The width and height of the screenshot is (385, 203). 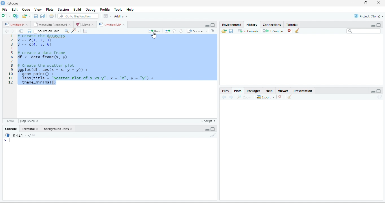 What do you see at coordinates (50, 24) in the screenshot?
I see `Mosquito R codes.v1` at bounding box center [50, 24].